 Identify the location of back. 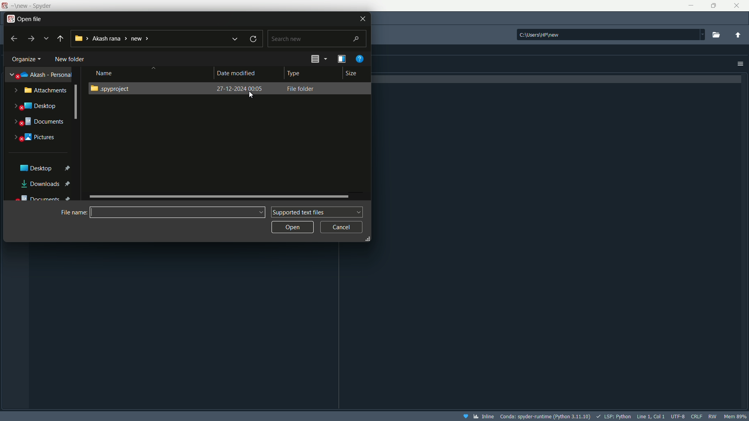
(60, 39).